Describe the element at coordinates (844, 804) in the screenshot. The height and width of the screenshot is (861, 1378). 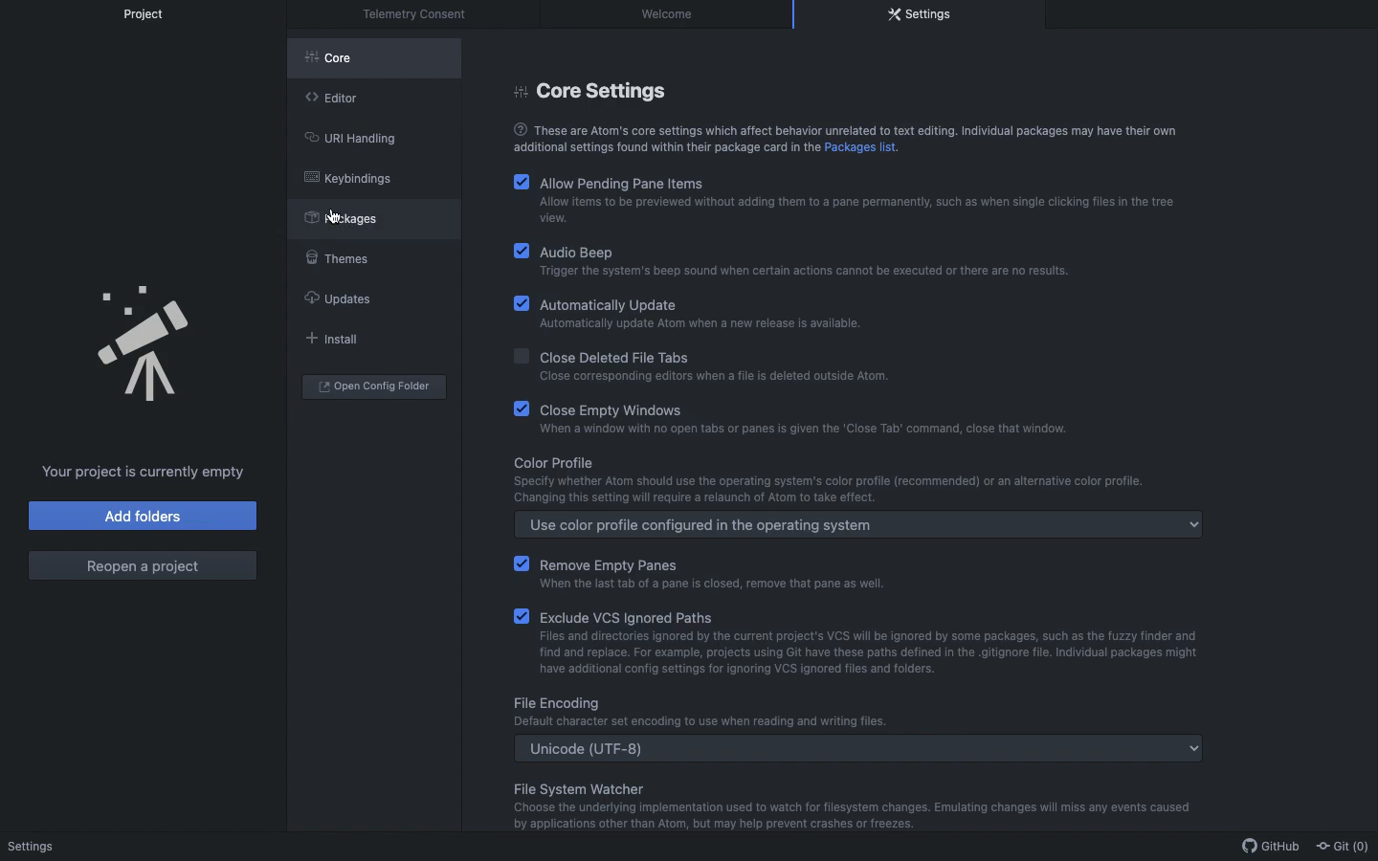
I see `File Encoding. Default character set encoding to use when reading and writing files.` at that location.